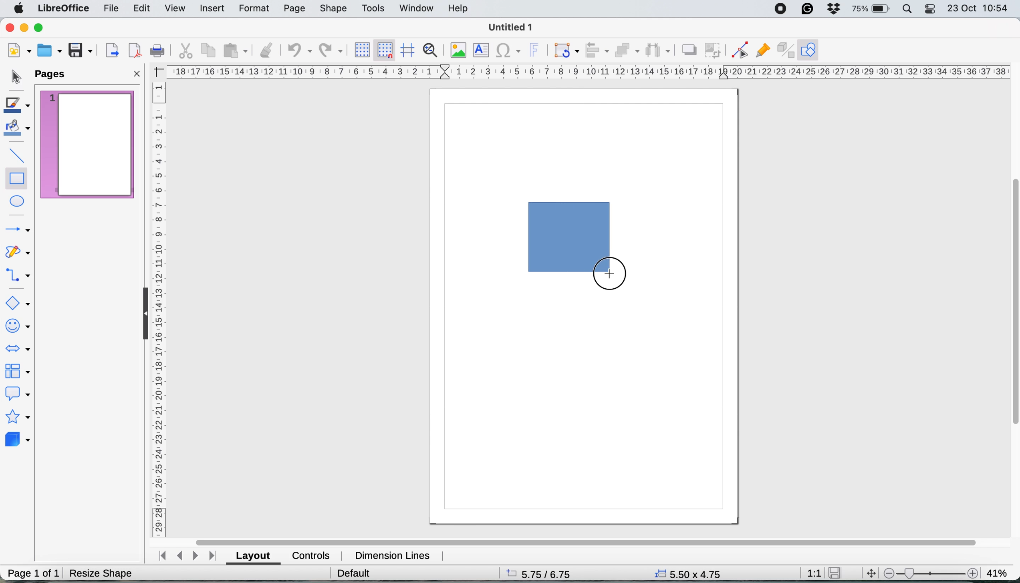 The width and height of the screenshot is (1020, 583). What do you see at coordinates (237, 51) in the screenshot?
I see `paste` at bounding box center [237, 51].